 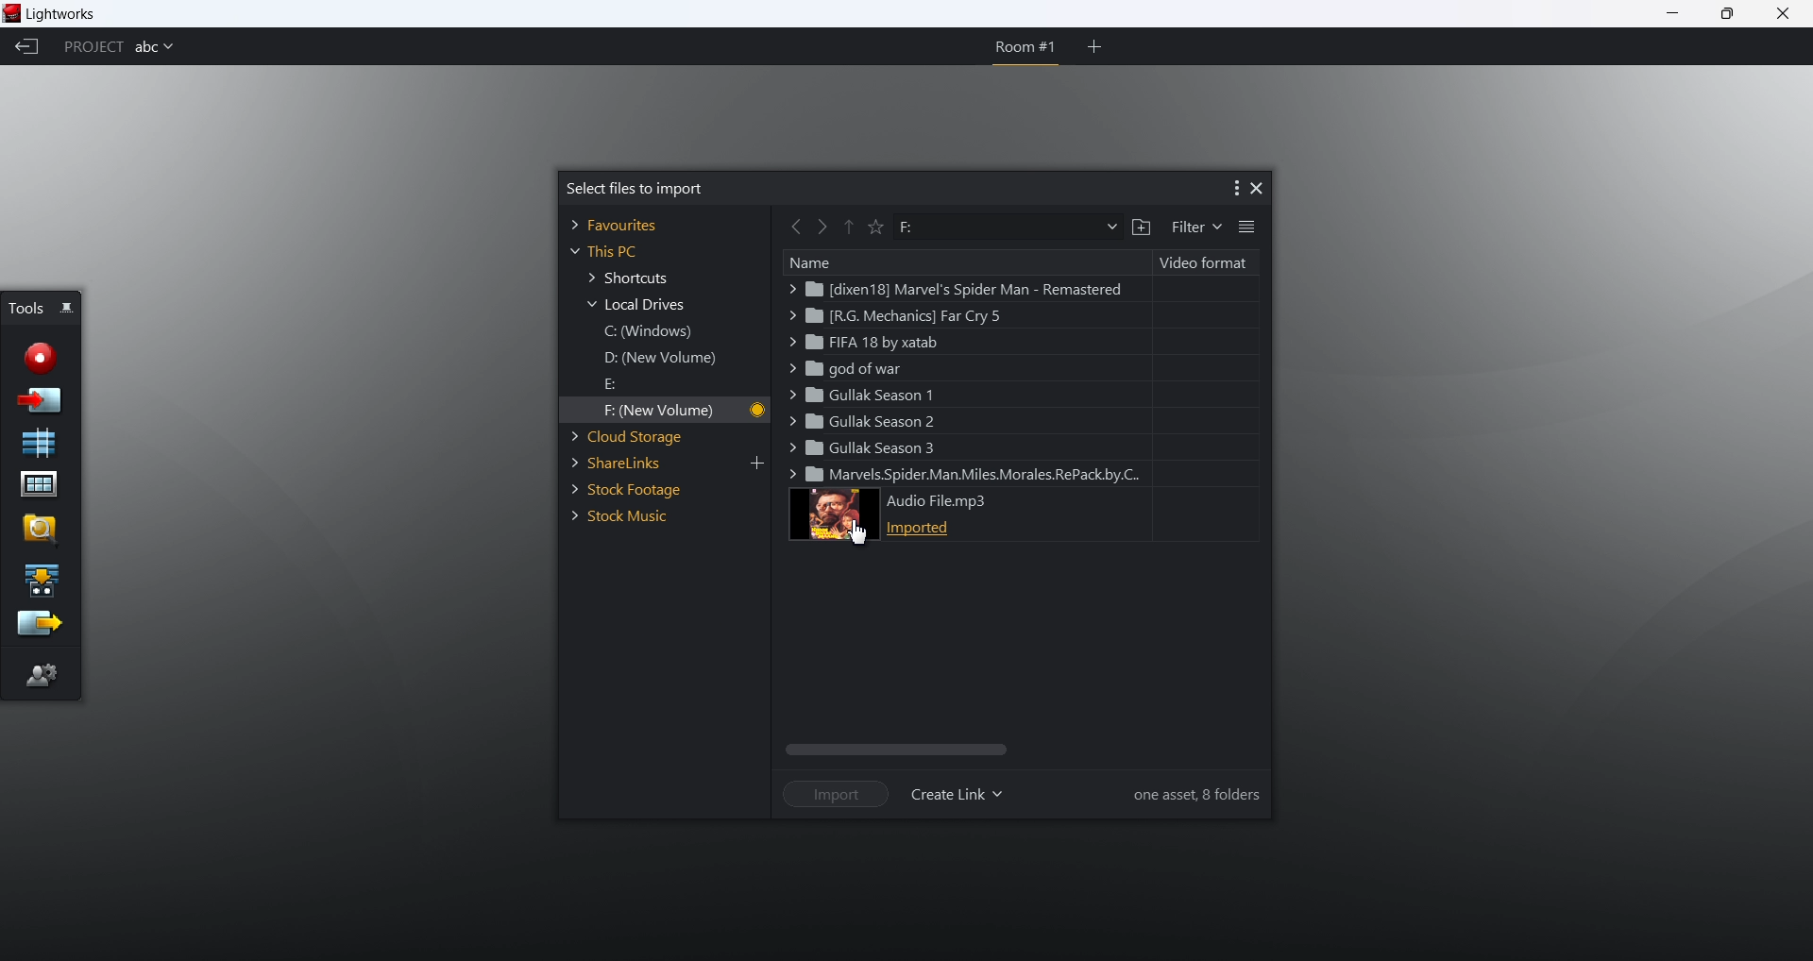 I want to click on tools, so click(x=25, y=307).